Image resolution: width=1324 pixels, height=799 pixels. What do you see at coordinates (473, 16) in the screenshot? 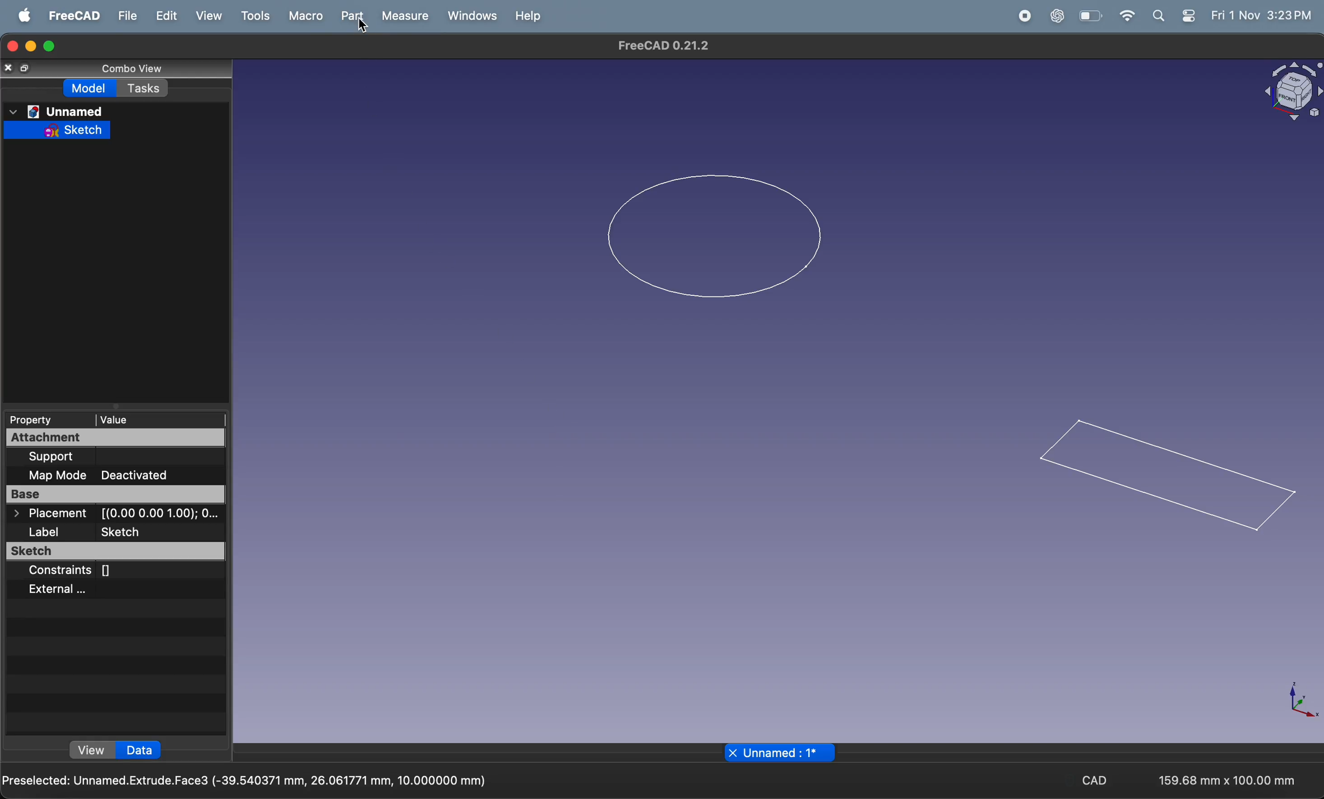
I see `Window` at bounding box center [473, 16].